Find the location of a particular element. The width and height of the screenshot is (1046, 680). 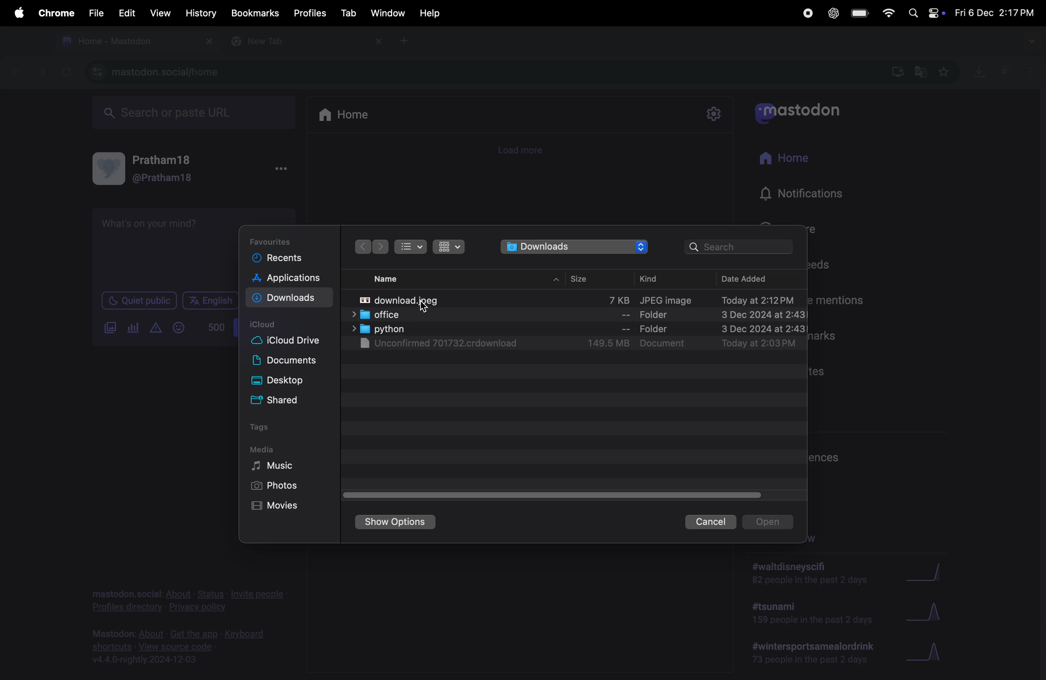

options is located at coordinates (283, 169).